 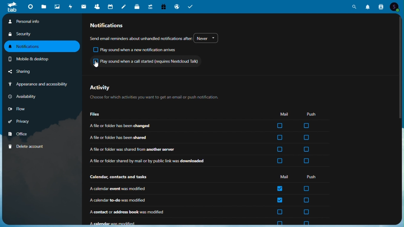 What do you see at coordinates (279, 138) in the screenshot?
I see `check box` at bounding box center [279, 138].